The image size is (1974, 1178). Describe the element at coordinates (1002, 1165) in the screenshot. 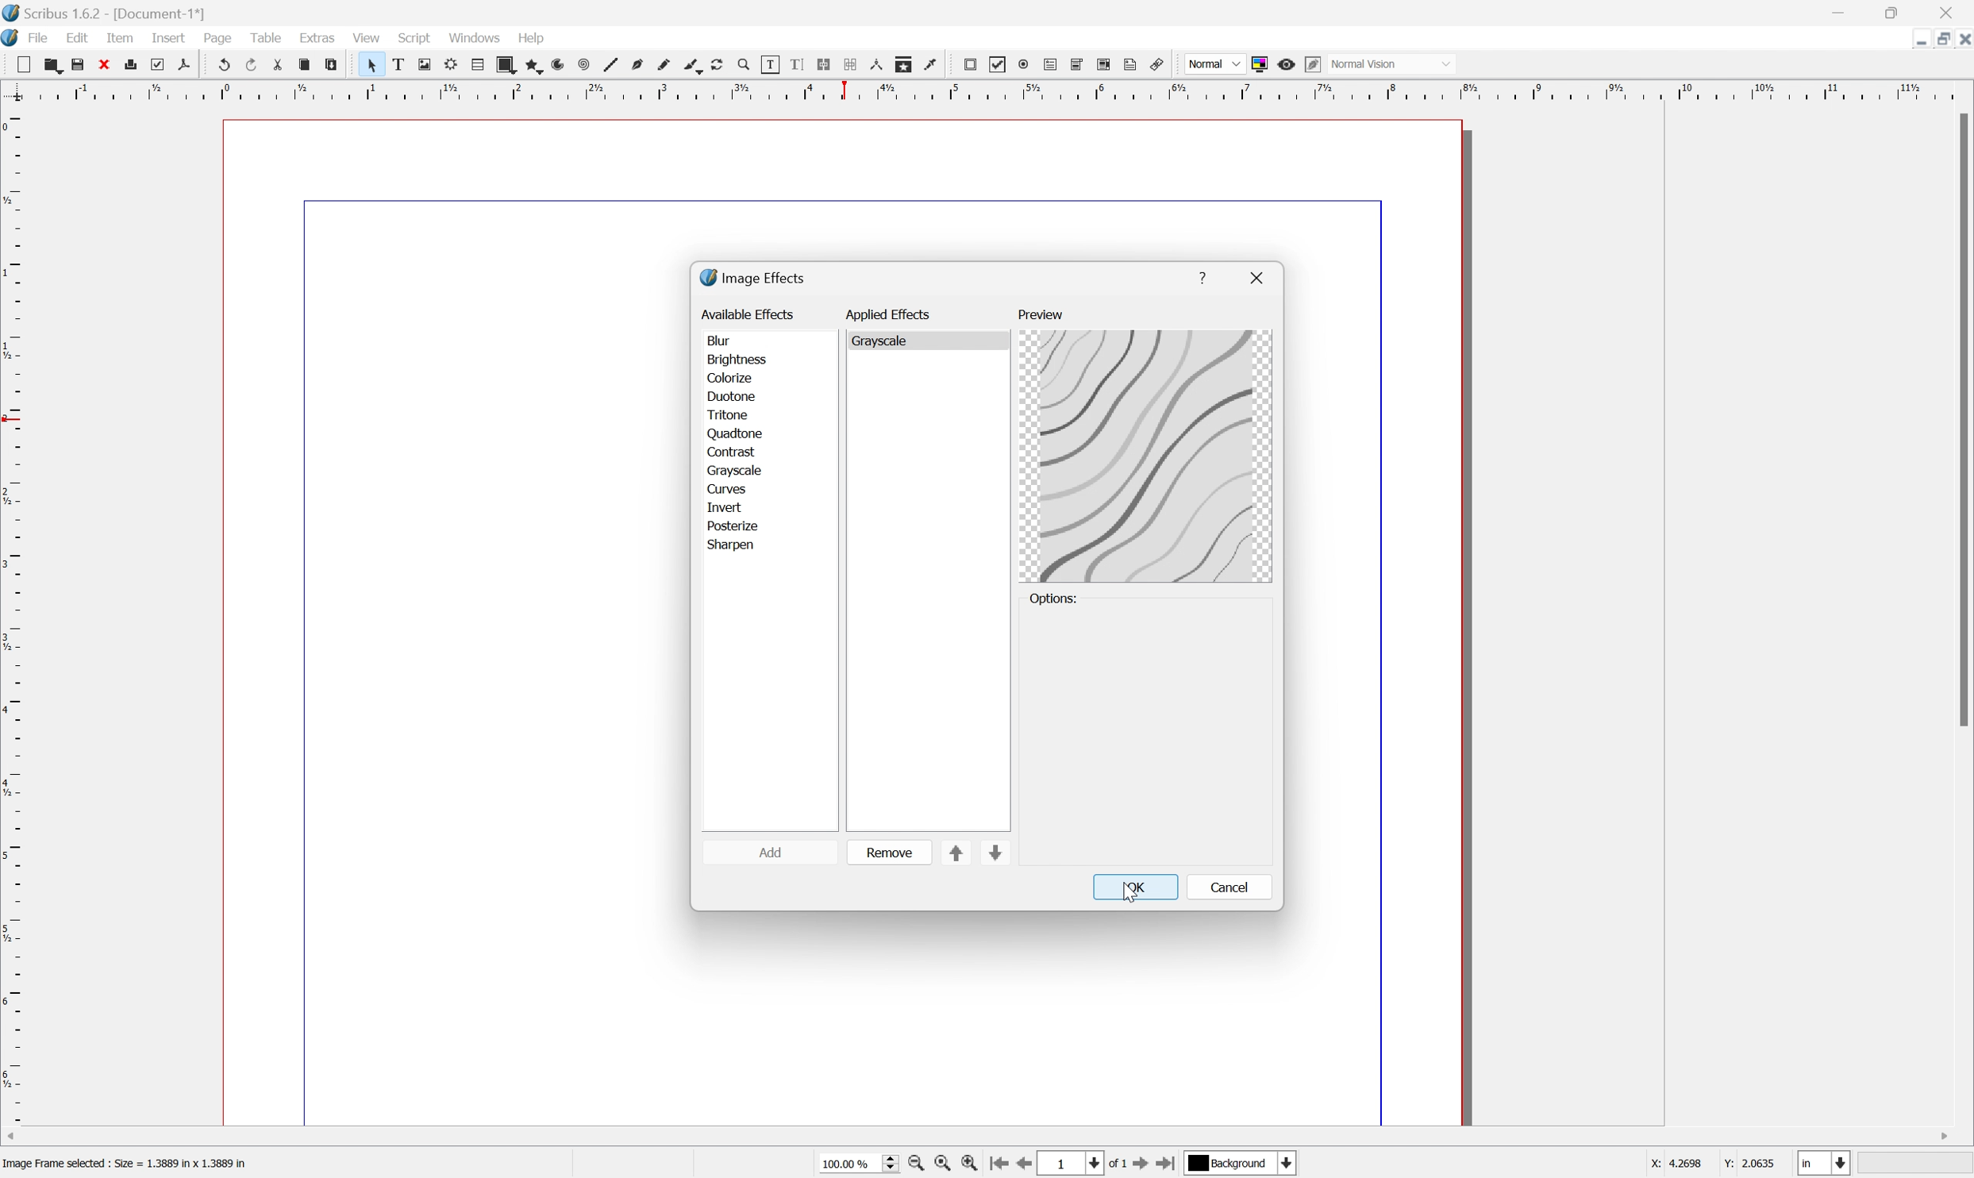

I see `Go to the first page` at that location.